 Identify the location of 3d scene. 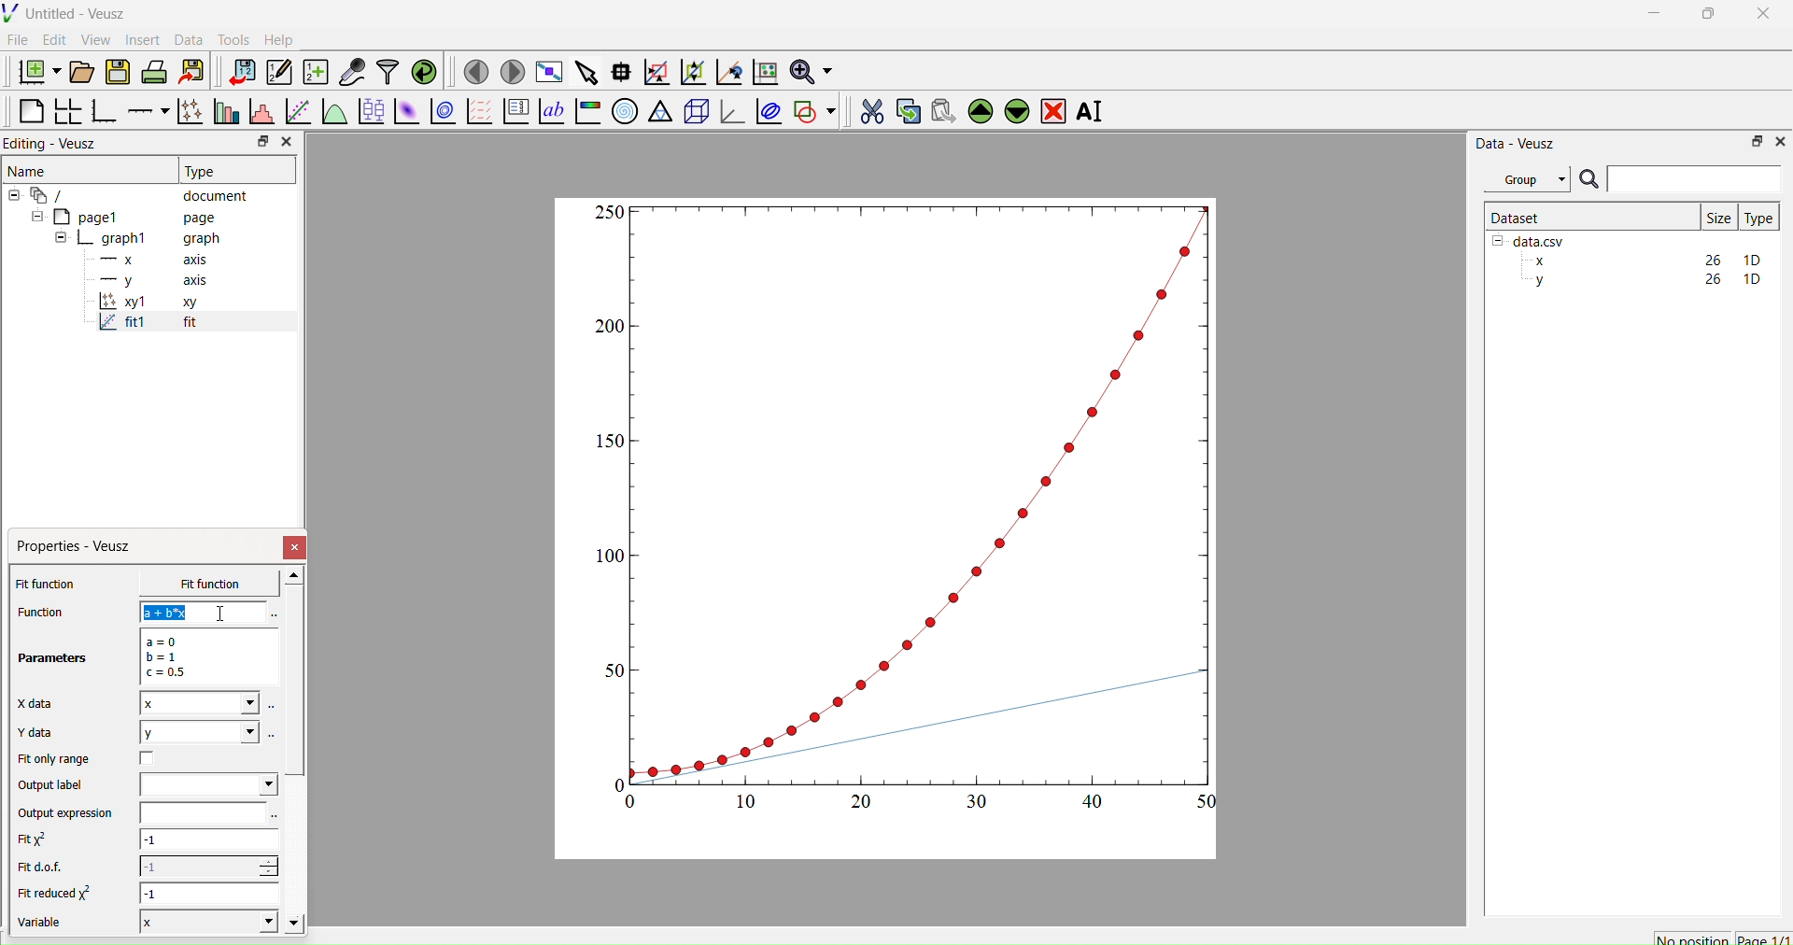
(694, 108).